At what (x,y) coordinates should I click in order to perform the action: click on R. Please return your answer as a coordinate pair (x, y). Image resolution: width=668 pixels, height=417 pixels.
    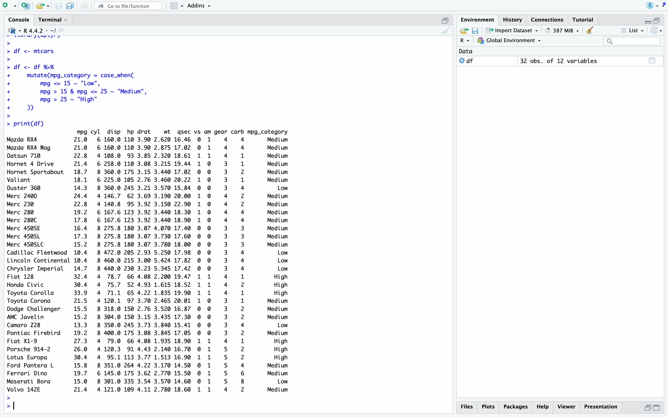
    Looking at the image, I should click on (14, 31).